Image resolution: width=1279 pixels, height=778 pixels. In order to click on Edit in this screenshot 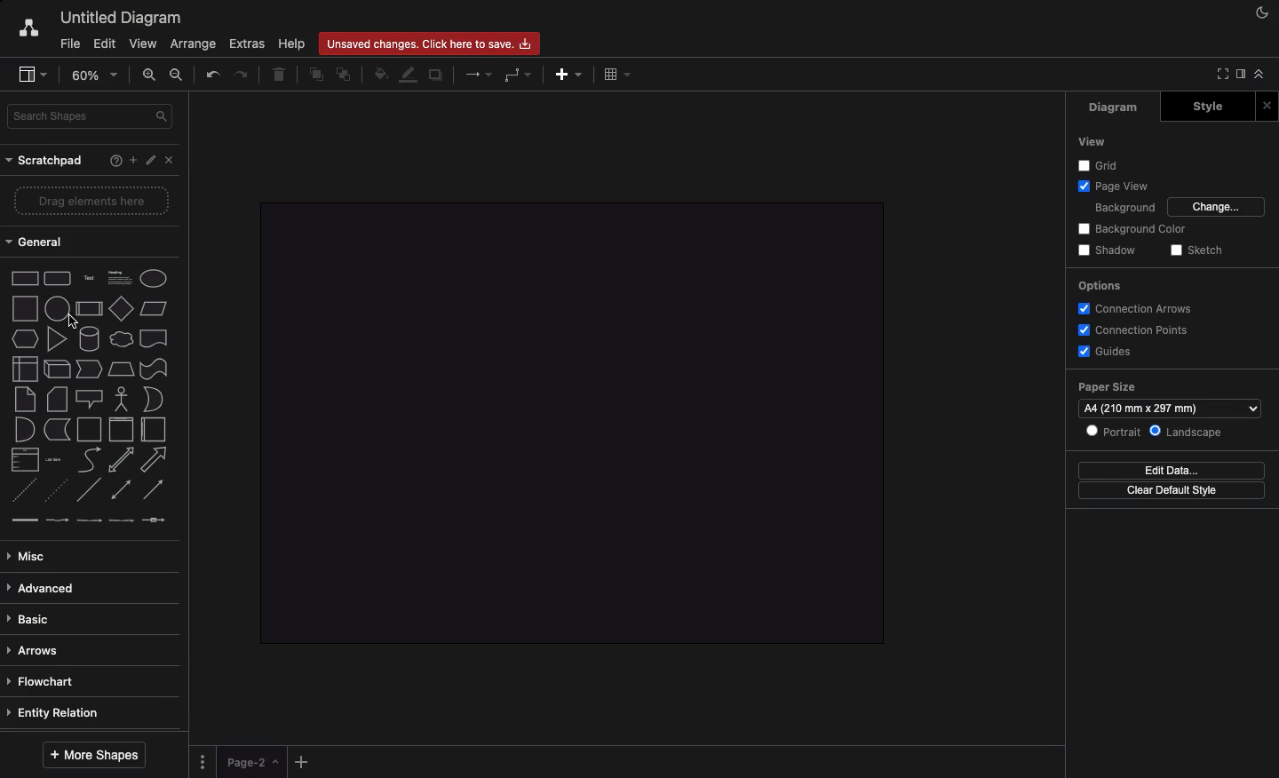, I will do `click(150, 161)`.